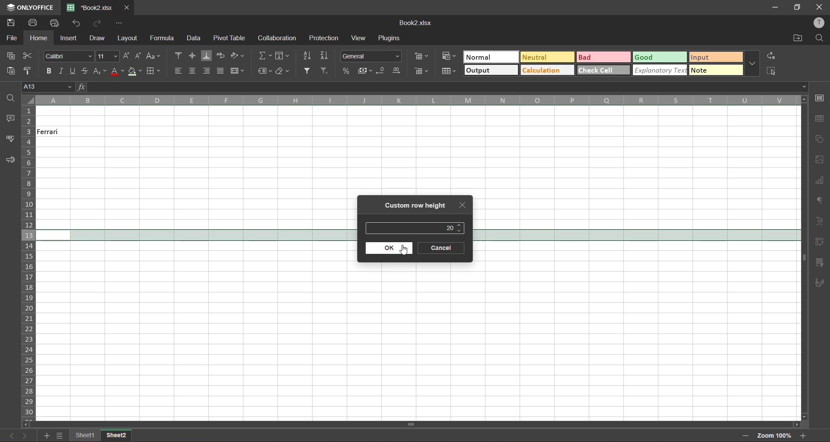 This screenshot has height=442, width=830. What do you see at coordinates (98, 39) in the screenshot?
I see `draw` at bounding box center [98, 39].